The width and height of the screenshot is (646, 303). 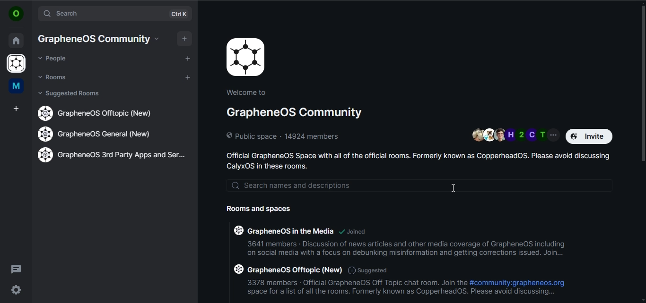 What do you see at coordinates (99, 134) in the screenshot?
I see `GrapheneOS General(New)` at bounding box center [99, 134].